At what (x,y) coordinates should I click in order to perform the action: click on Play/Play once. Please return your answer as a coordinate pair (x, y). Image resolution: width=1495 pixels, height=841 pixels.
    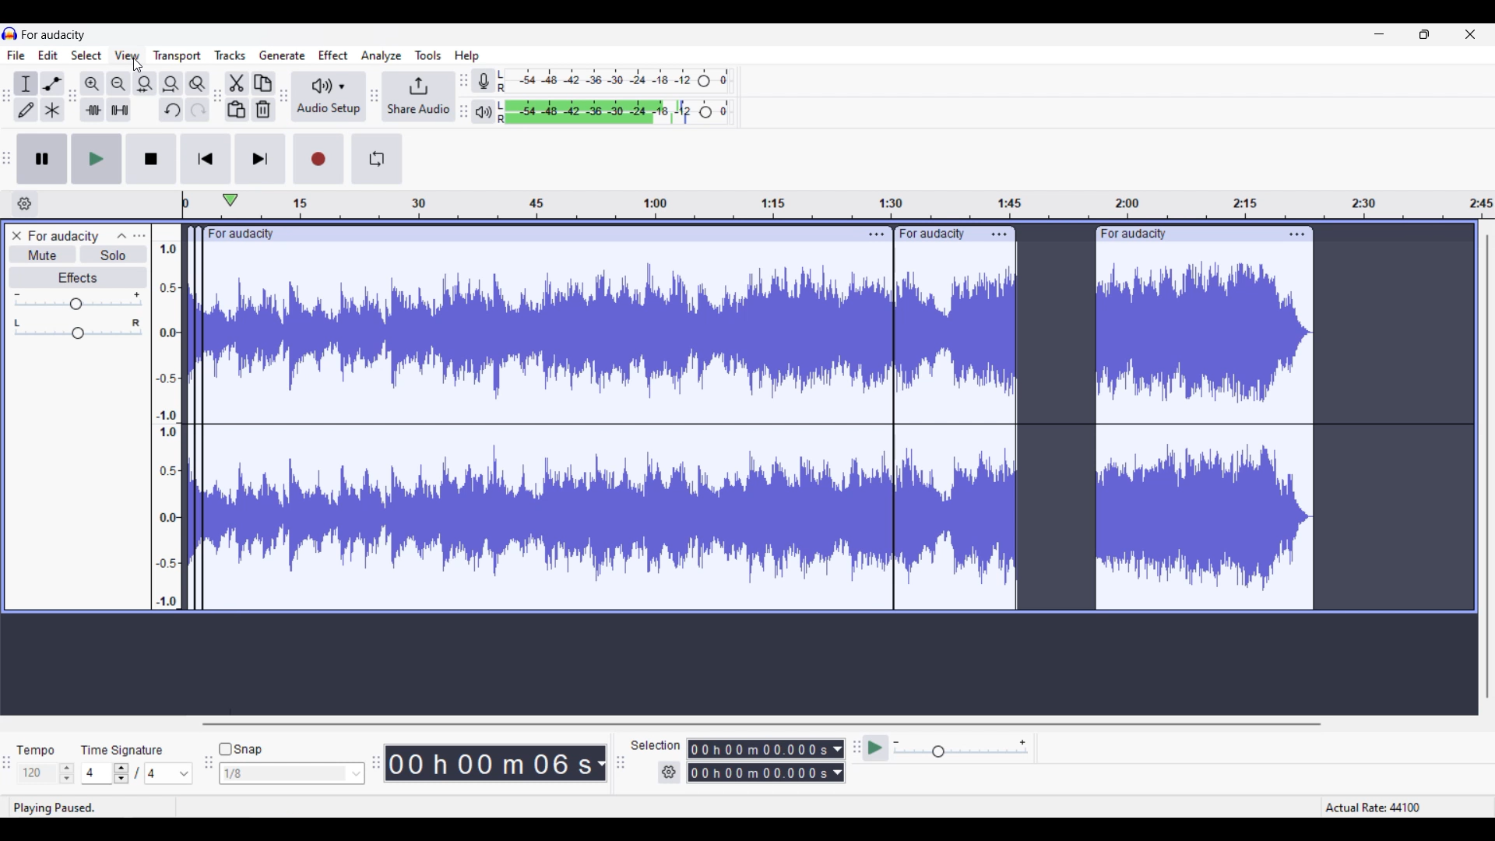
    Looking at the image, I should click on (97, 158).